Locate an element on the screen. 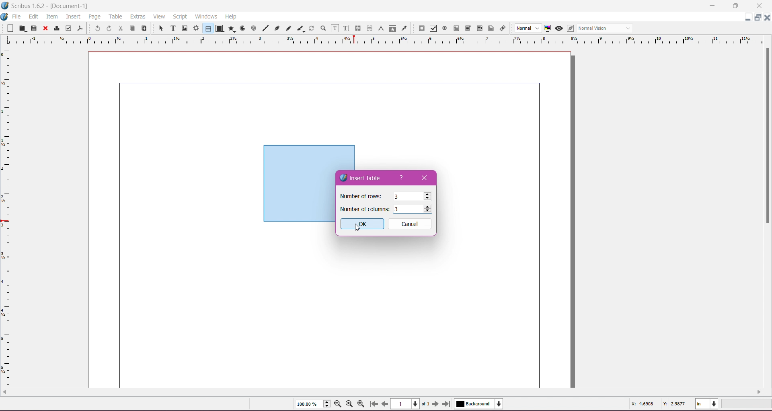 Image resolution: width=772 pixels, height=411 pixels. Cut is located at coordinates (119, 28).